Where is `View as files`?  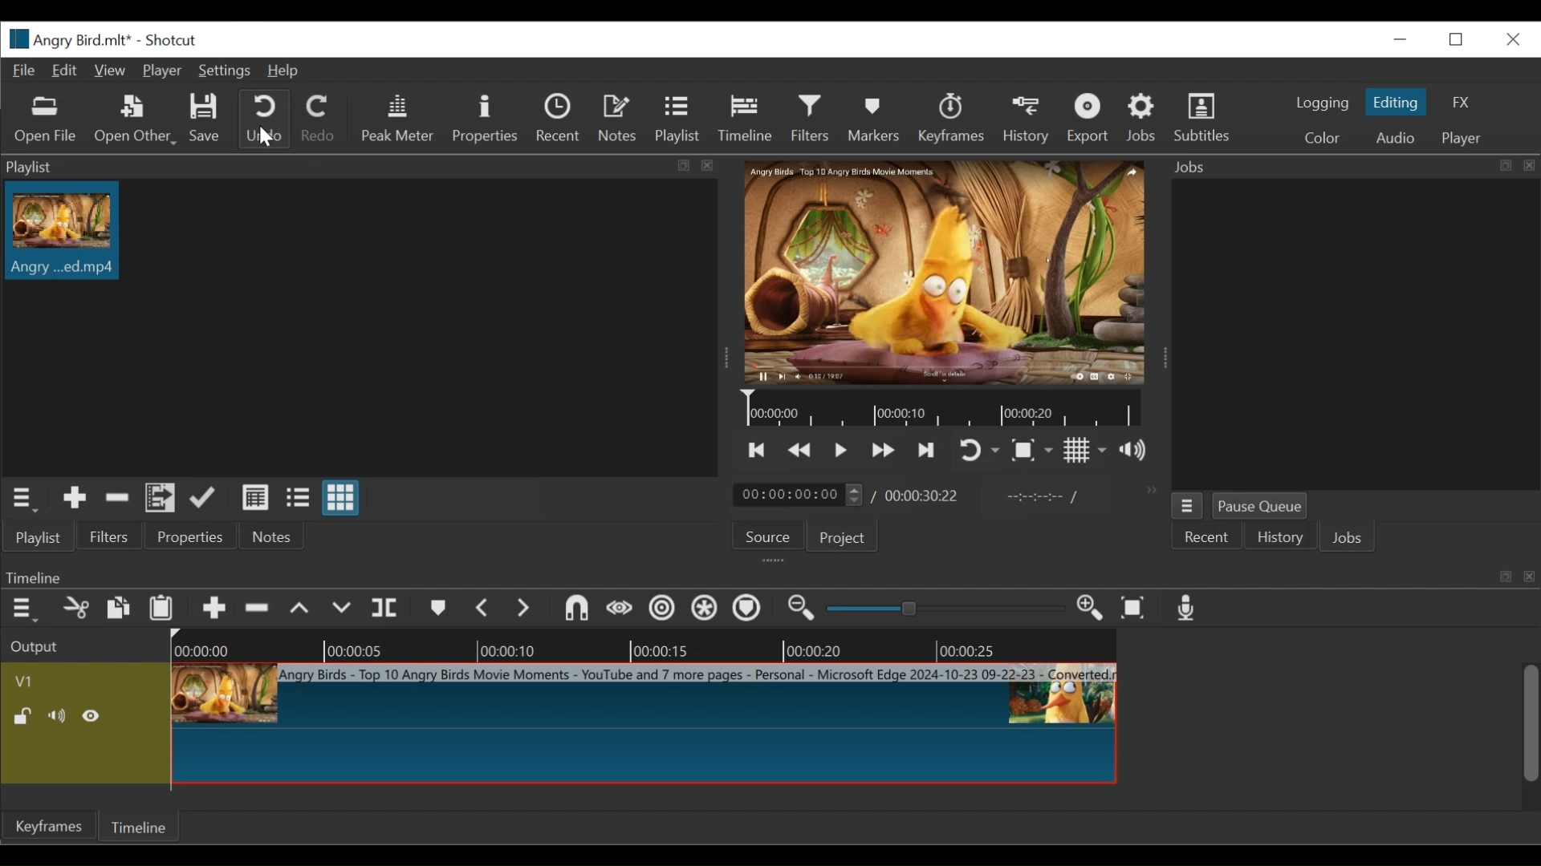 View as files is located at coordinates (297, 497).